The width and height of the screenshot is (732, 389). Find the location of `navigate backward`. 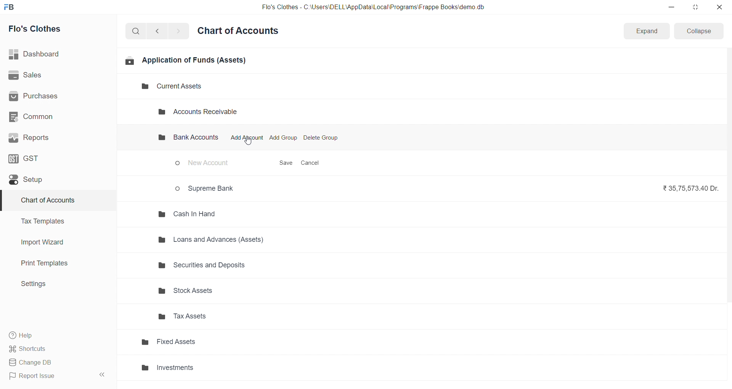

navigate backward is located at coordinates (161, 30).